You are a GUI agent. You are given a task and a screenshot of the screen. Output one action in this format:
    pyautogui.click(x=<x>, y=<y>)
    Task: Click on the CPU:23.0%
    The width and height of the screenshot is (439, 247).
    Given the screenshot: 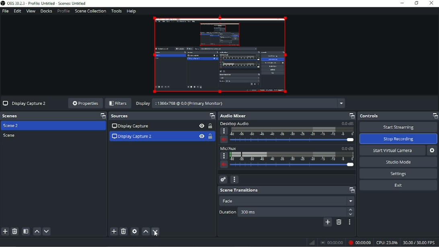 What is the action you would take?
    pyautogui.click(x=387, y=243)
    